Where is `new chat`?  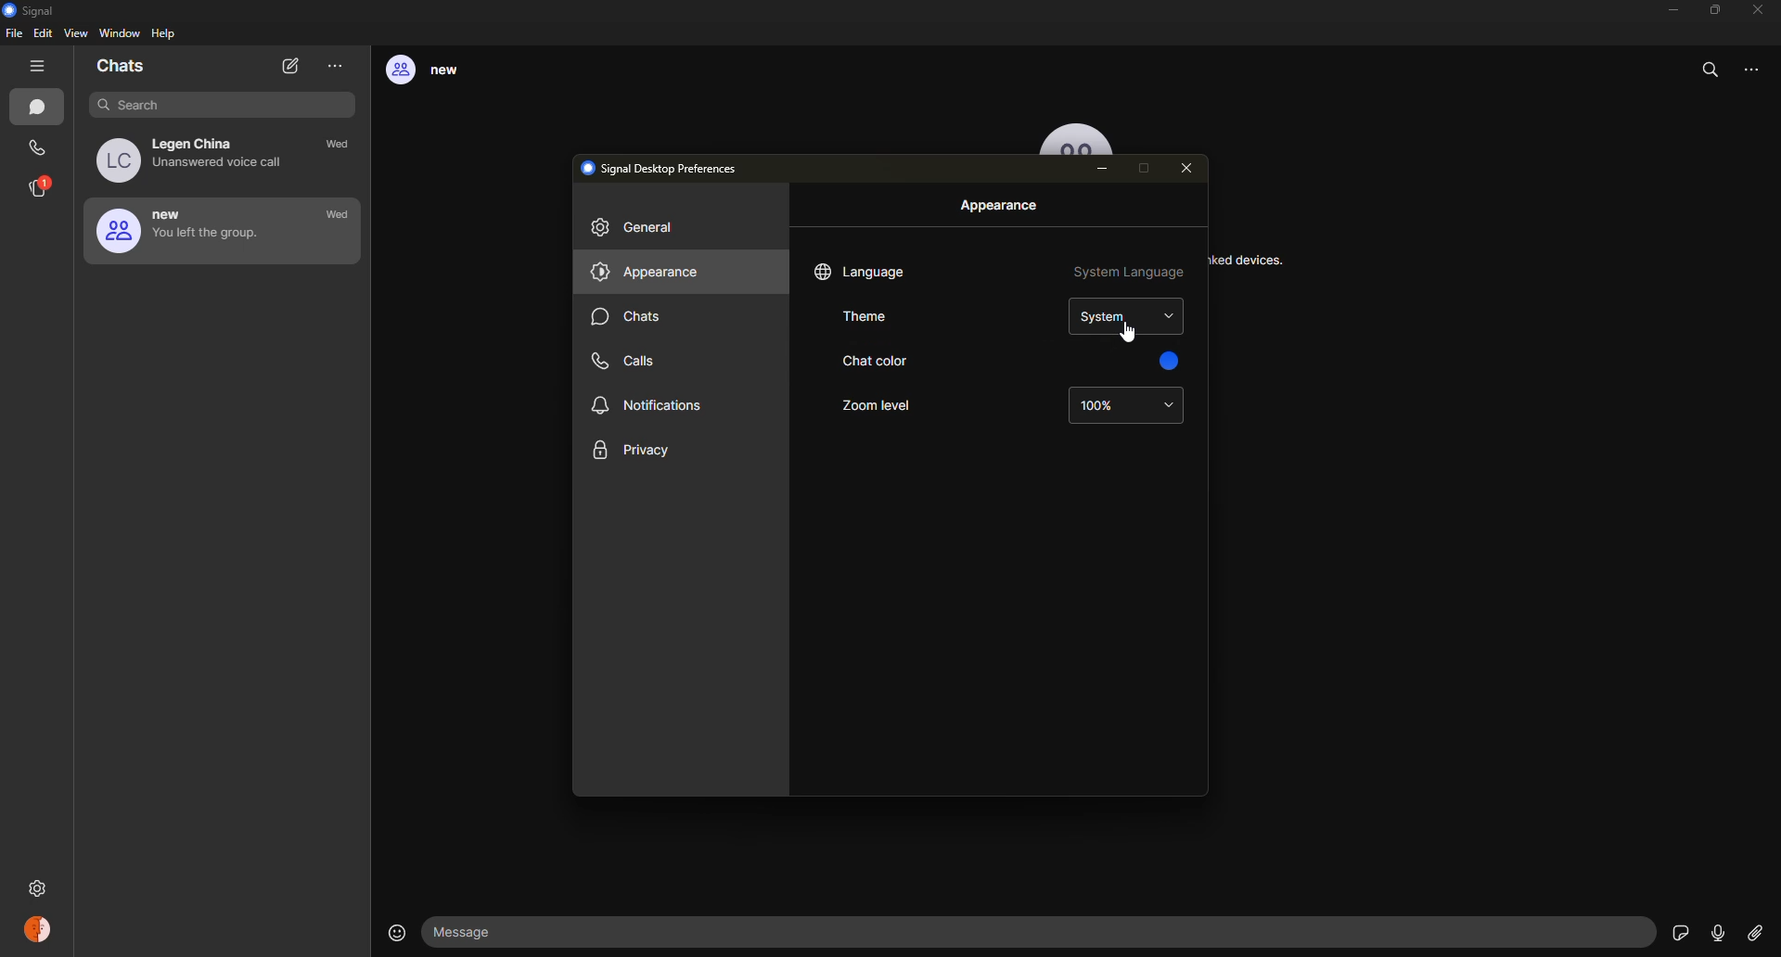
new chat is located at coordinates (292, 67).